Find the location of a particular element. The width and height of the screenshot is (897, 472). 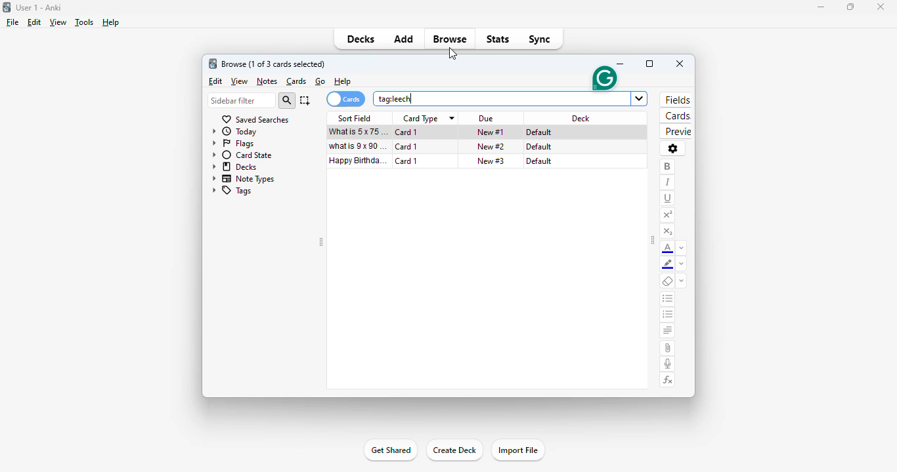

bold is located at coordinates (668, 167).